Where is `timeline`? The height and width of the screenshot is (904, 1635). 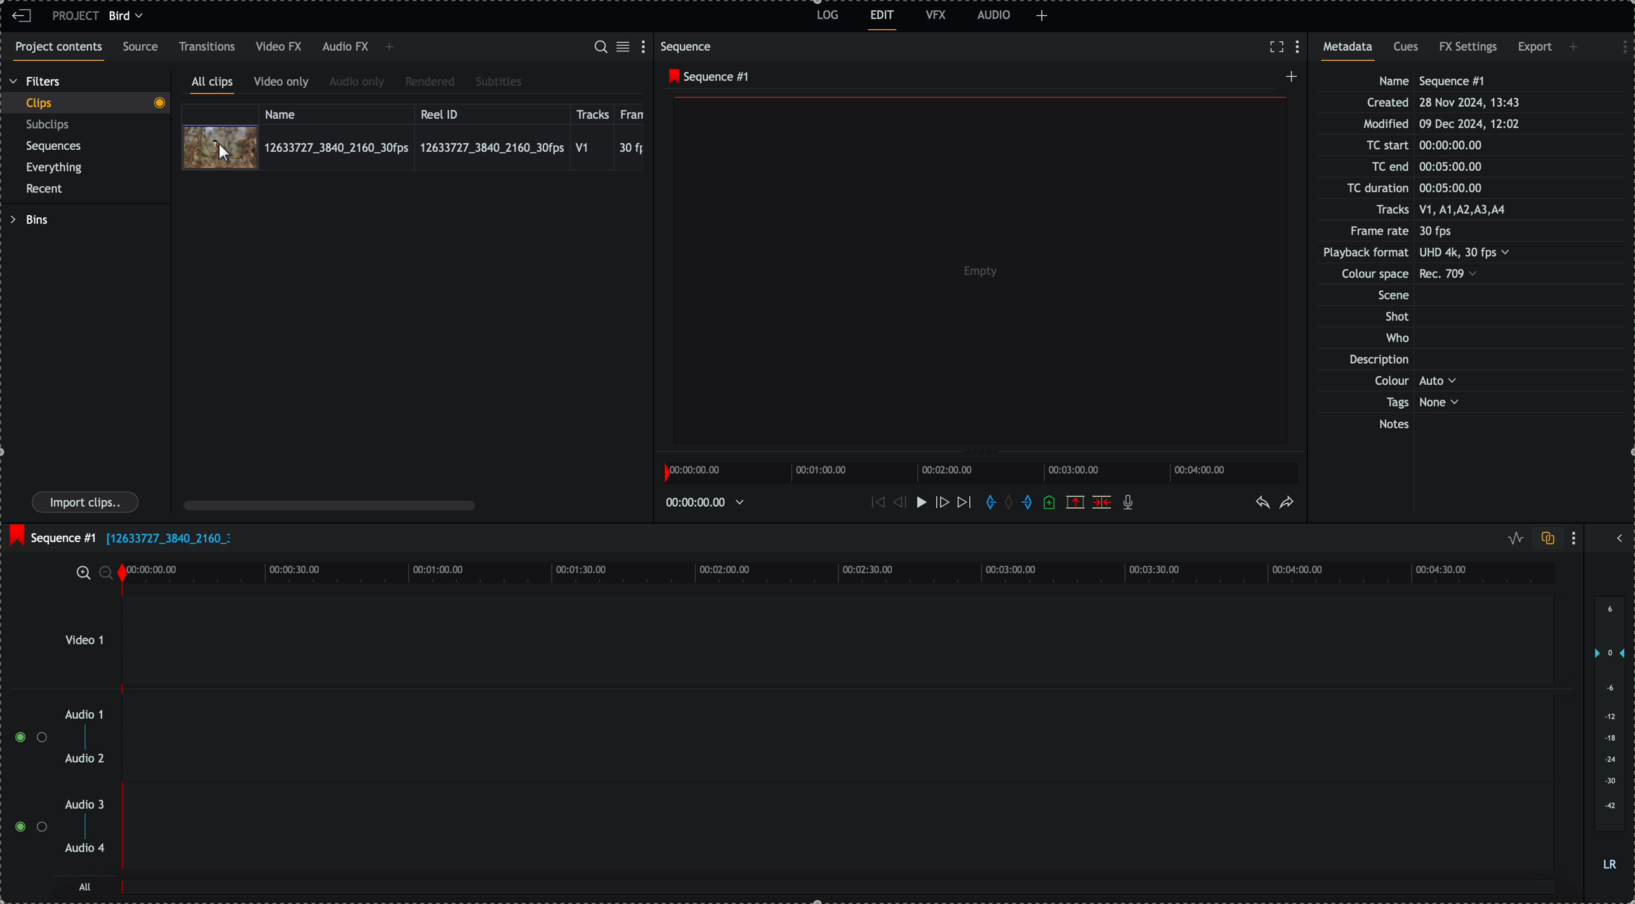
timeline is located at coordinates (709, 502).